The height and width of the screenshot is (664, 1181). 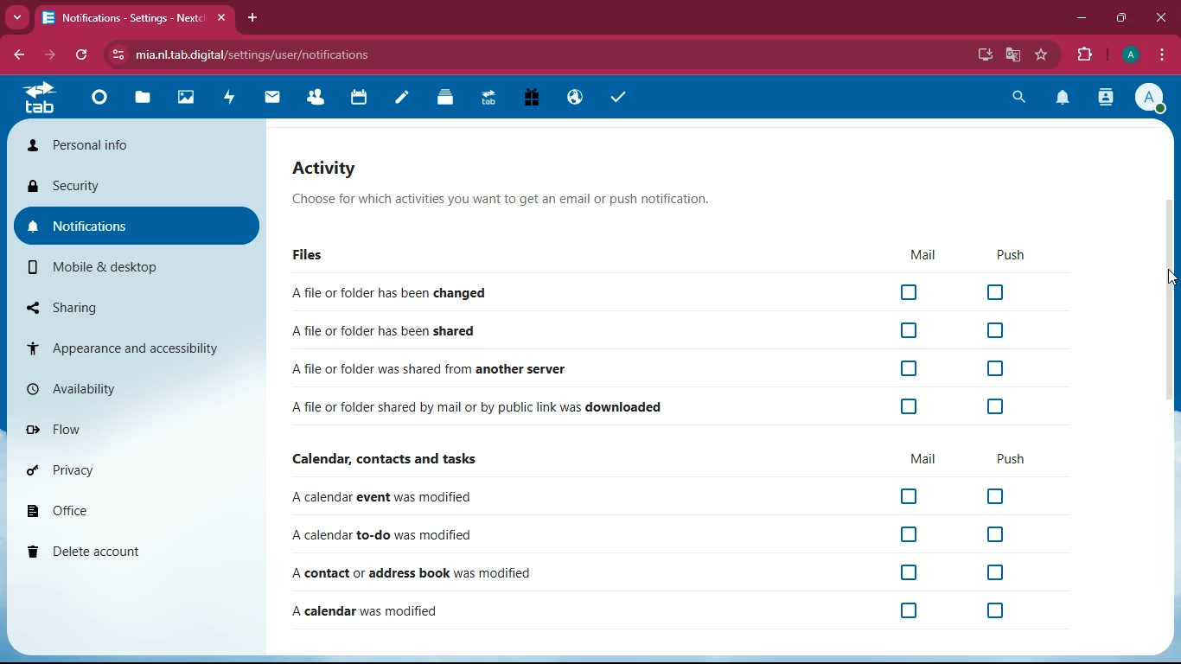 I want to click on activity, so click(x=333, y=169).